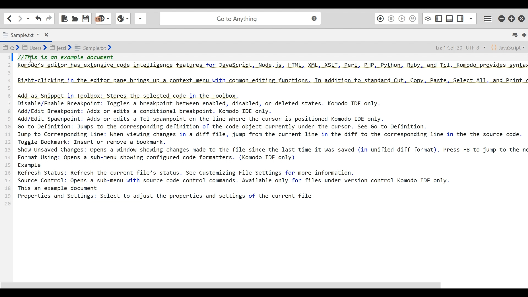 Image resolution: width=528 pixels, height=297 pixels. What do you see at coordinates (458, 47) in the screenshot?
I see `File Position` at bounding box center [458, 47].